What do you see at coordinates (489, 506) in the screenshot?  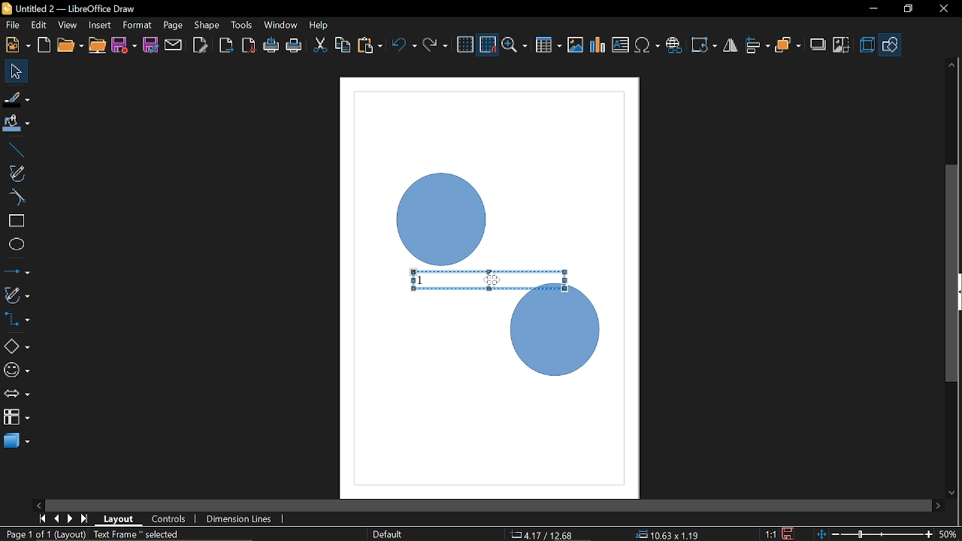 I see `Horizontal scrollbar` at bounding box center [489, 506].